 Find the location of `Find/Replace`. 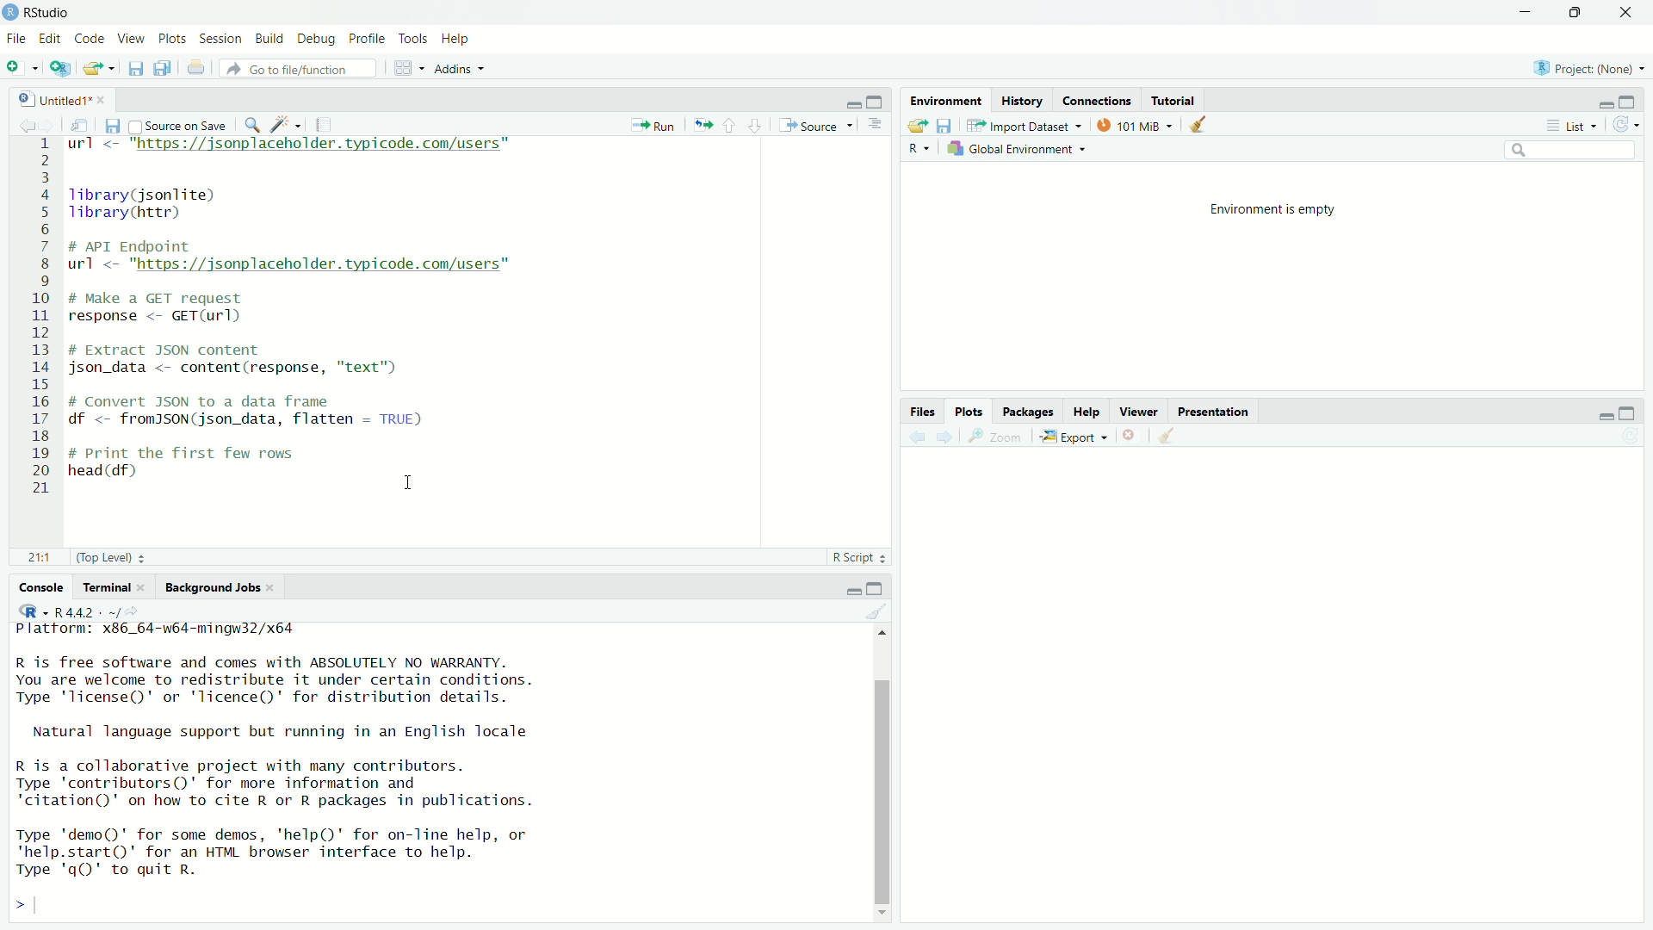

Find/Replace is located at coordinates (253, 125).